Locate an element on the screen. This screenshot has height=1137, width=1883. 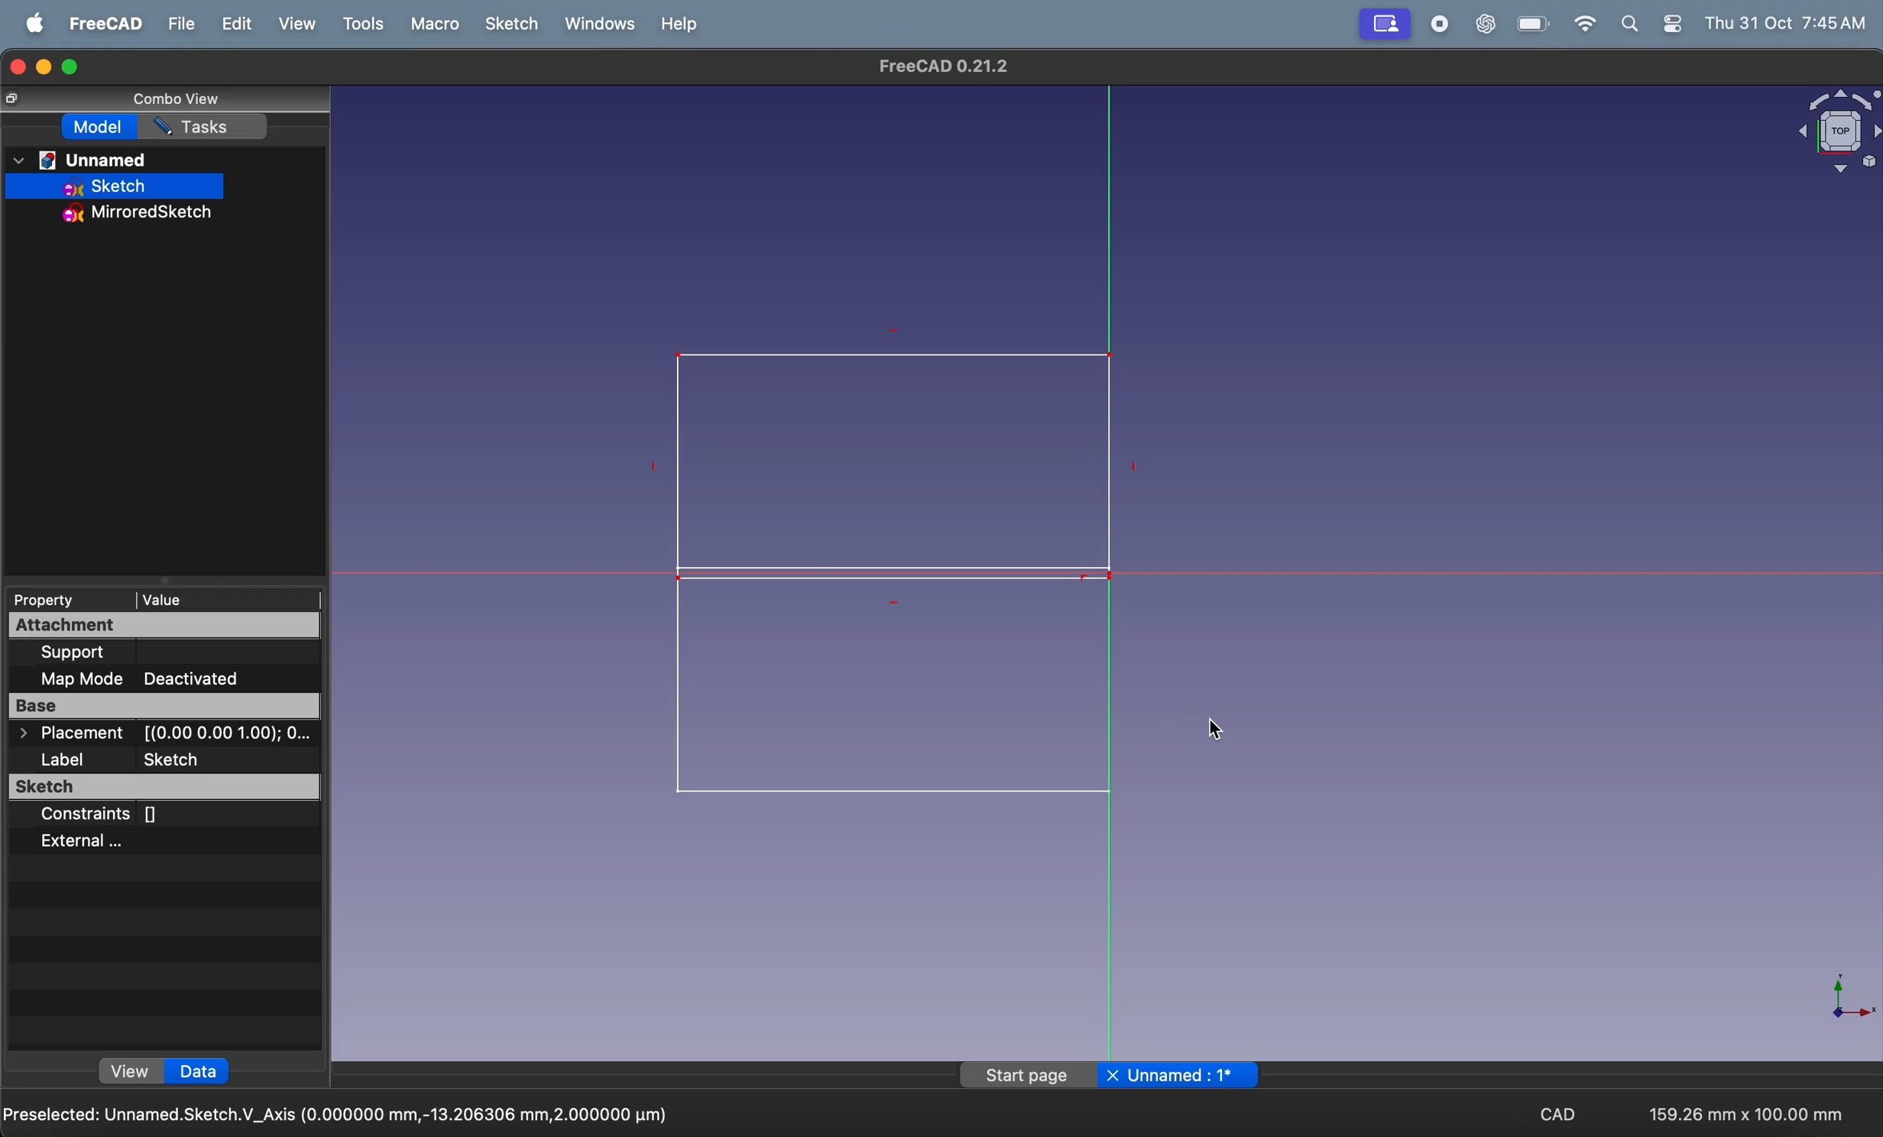
159.26 * 100.00mm is located at coordinates (1749, 1111).